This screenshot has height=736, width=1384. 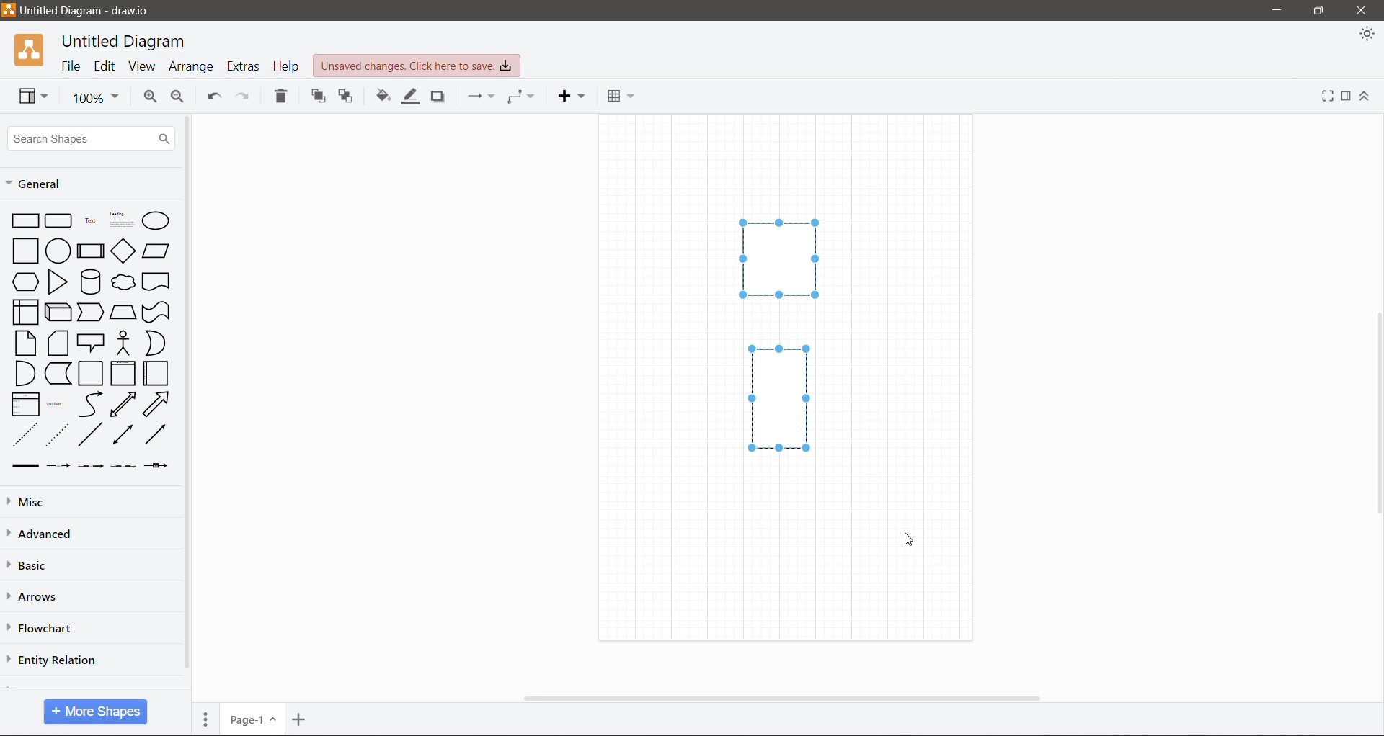 What do you see at coordinates (383, 99) in the screenshot?
I see `Fill Color` at bounding box center [383, 99].